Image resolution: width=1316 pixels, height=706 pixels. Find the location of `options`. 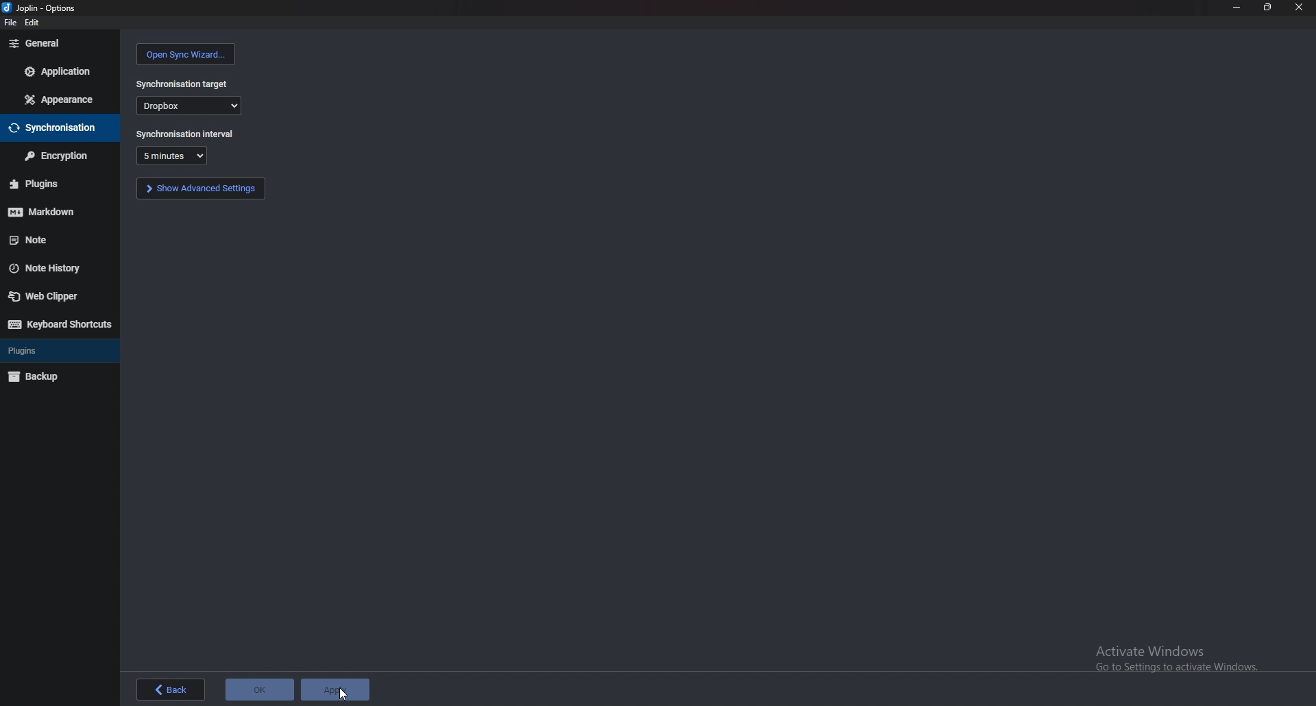

options is located at coordinates (47, 7).